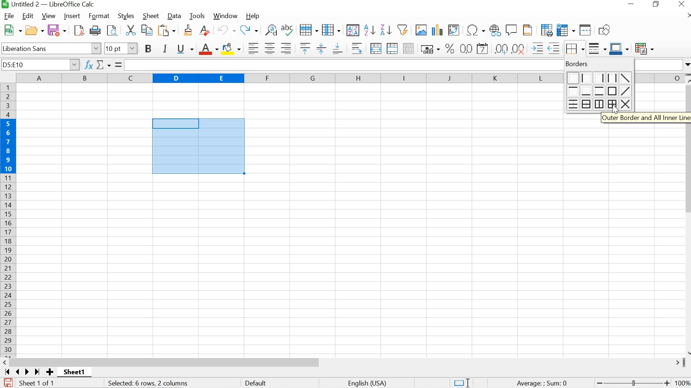 This screenshot has height=388, width=691. I want to click on VIEW, so click(48, 16).